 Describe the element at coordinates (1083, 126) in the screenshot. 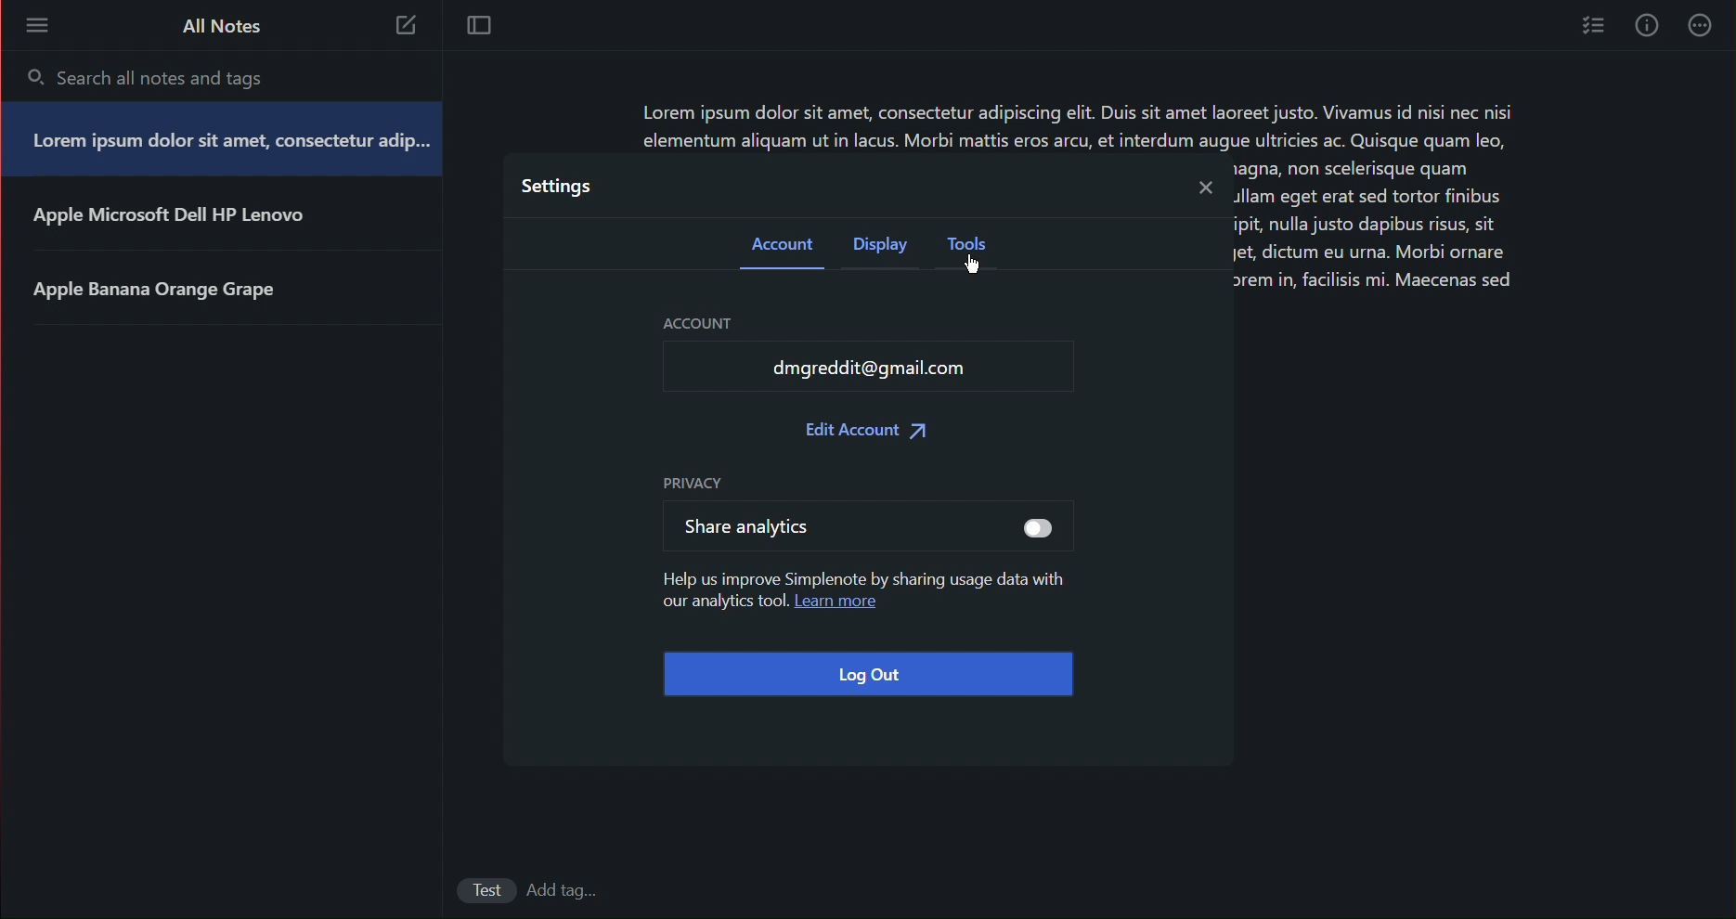

I see `Lorem ipsum dolor sit amet, consectetur adipiscing elit. Duis sit amet laoreet justo. Vivamus id nisi nec nisi
elementum aliquam ut in lacus. Morbi mattis eros arcu, et interdum augue ultricies ac. Quisque quam leo,` at that location.